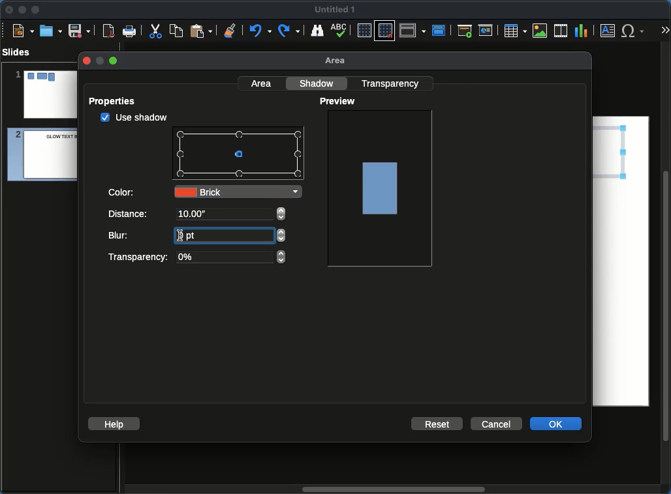  What do you see at coordinates (20, 52) in the screenshot?
I see `Slides` at bounding box center [20, 52].